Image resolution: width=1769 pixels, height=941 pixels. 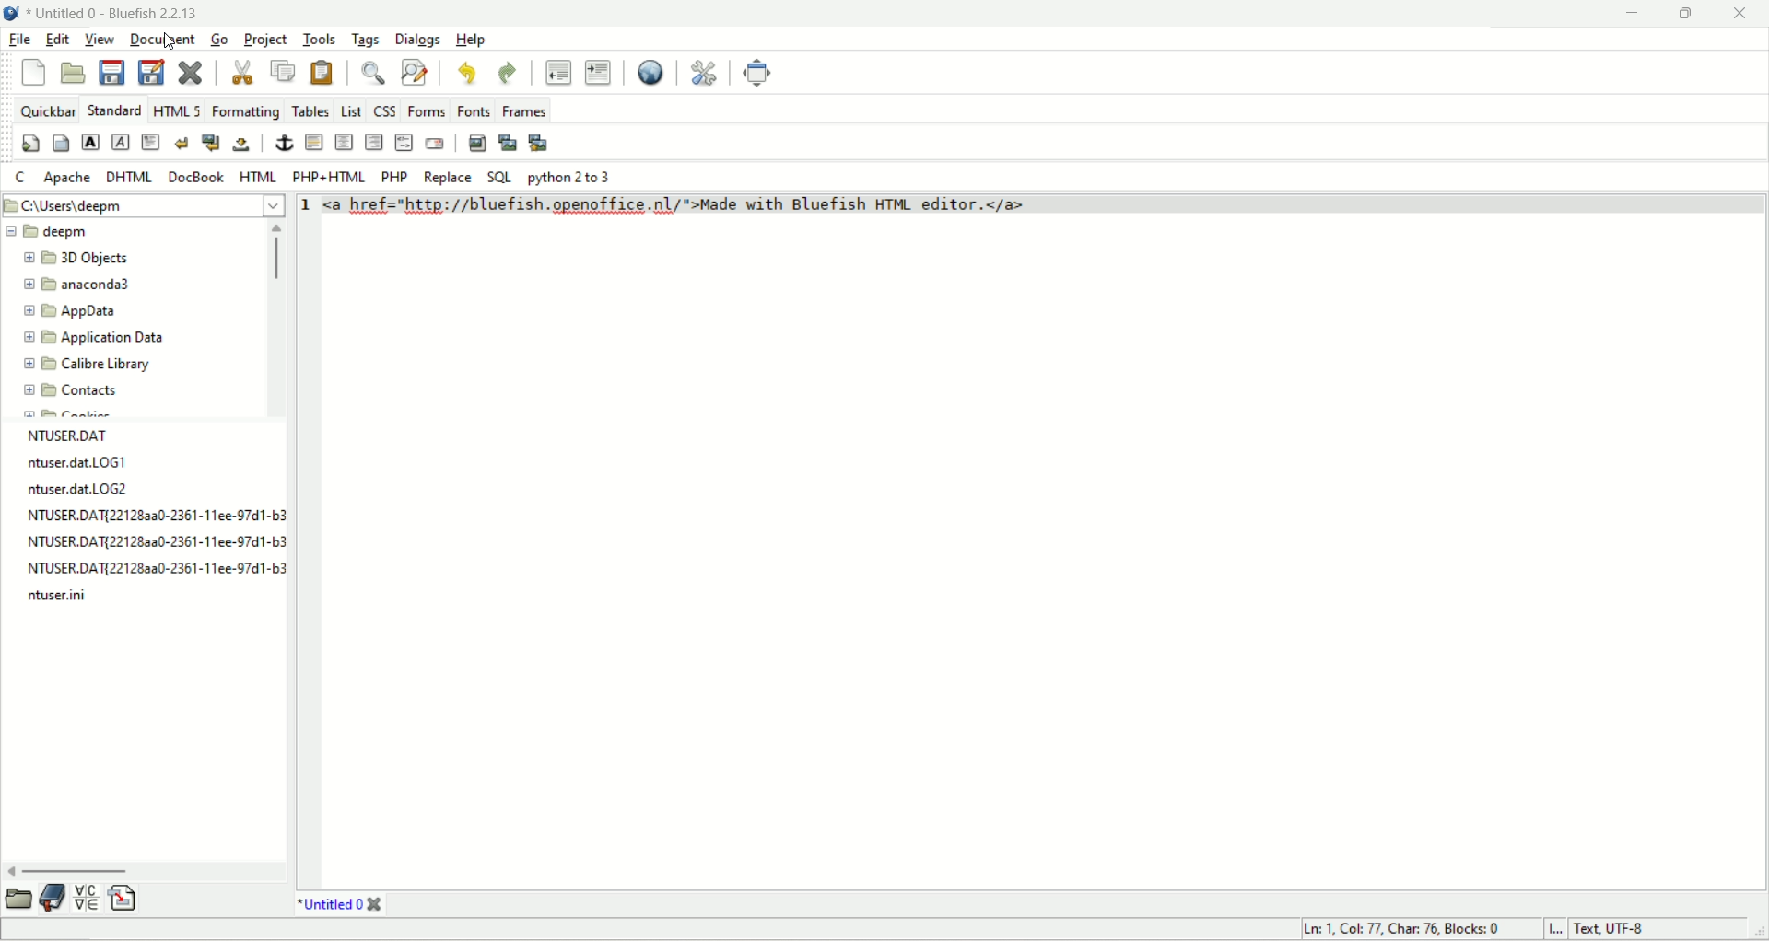 What do you see at coordinates (320, 72) in the screenshot?
I see `paste` at bounding box center [320, 72].